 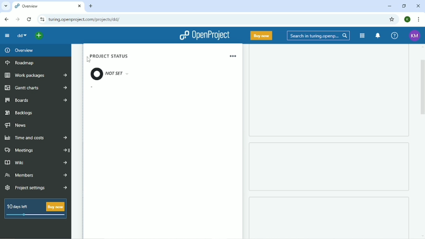 I want to click on To notification center, so click(x=378, y=35).